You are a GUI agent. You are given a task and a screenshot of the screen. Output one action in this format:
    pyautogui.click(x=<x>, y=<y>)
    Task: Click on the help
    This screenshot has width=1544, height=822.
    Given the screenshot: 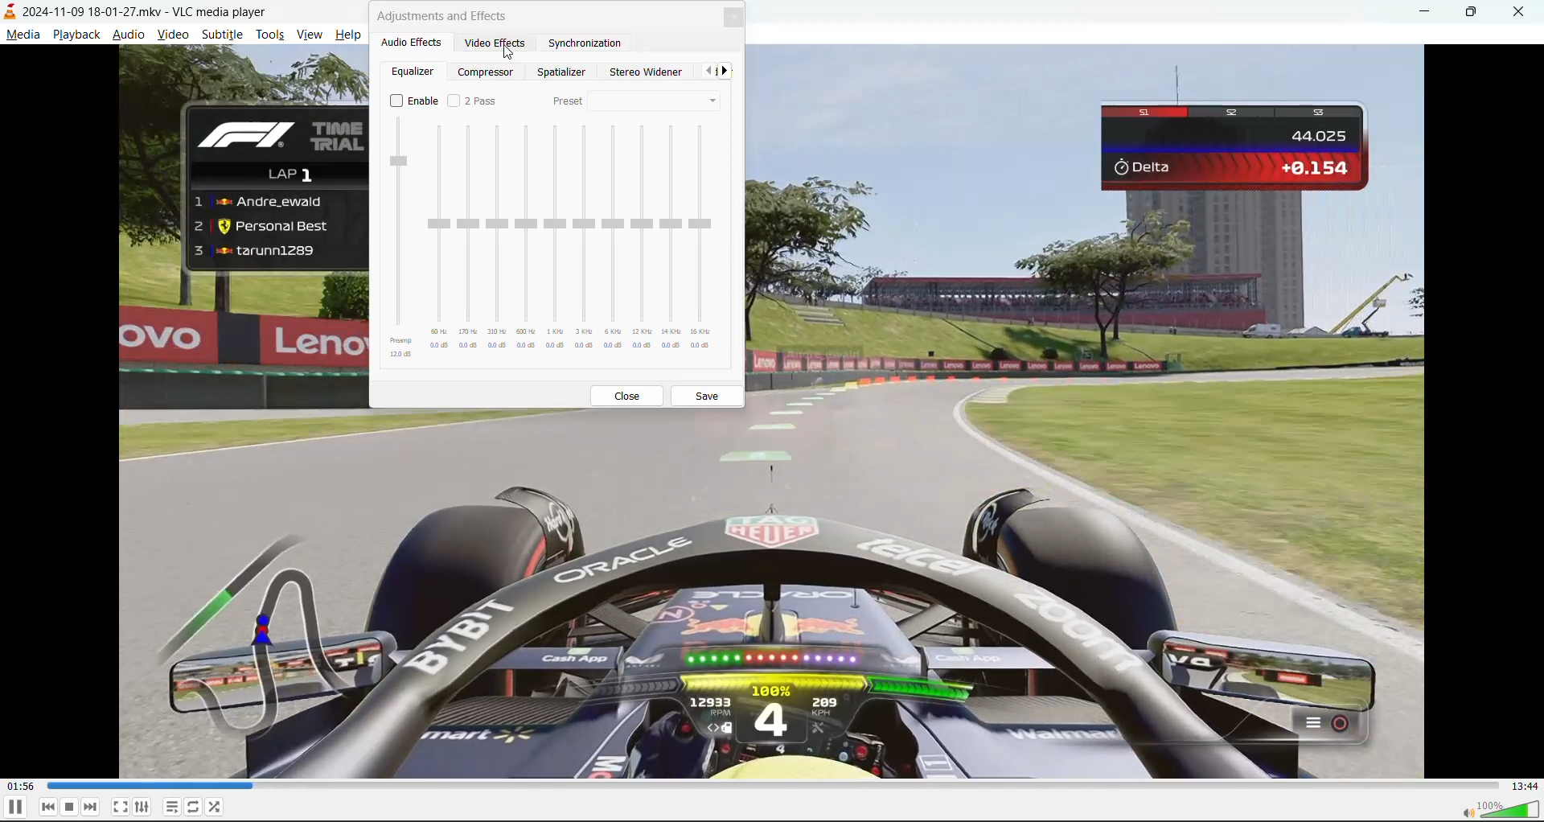 What is the action you would take?
    pyautogui.click(x=347, y=38)
    